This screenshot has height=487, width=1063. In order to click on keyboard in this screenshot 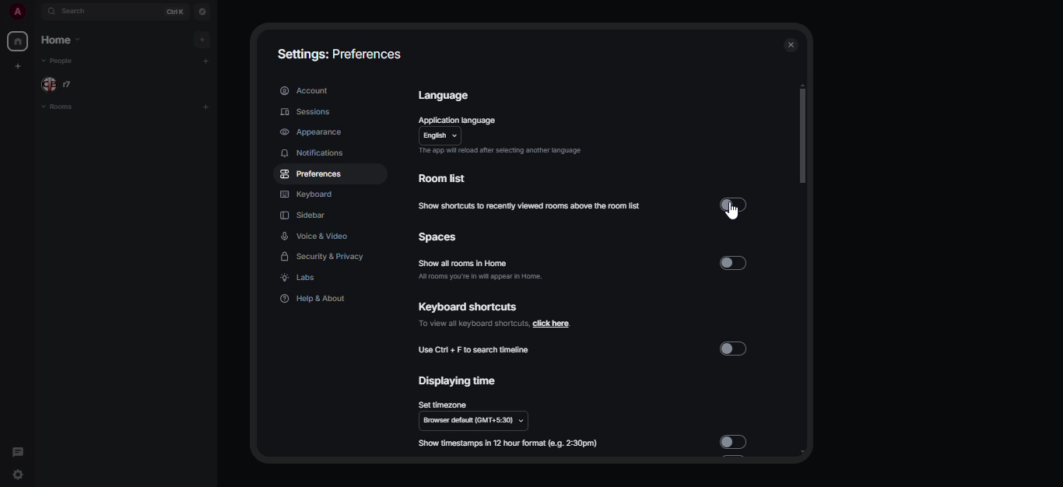, I will do `click(306, 193)`.